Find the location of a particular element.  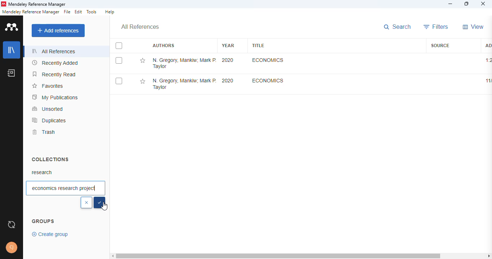

duplicates is located at coordinates (49, 120).